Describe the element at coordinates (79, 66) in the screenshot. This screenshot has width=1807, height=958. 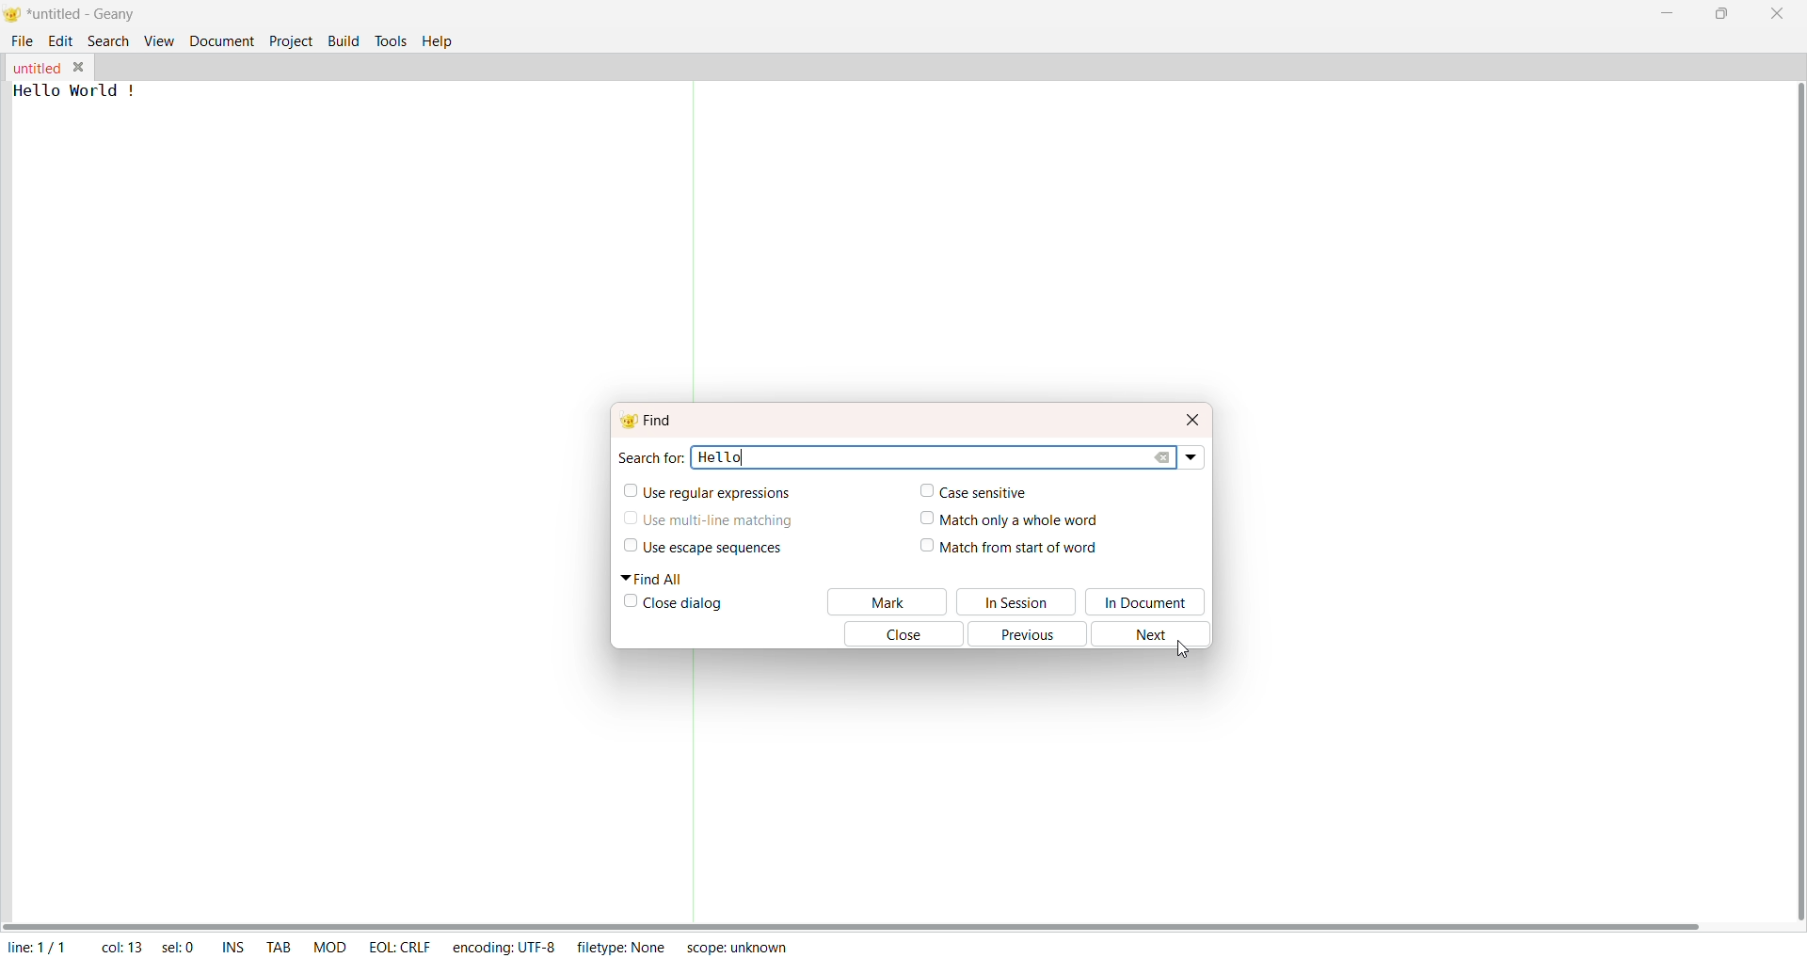
I see `Close File` at that location.